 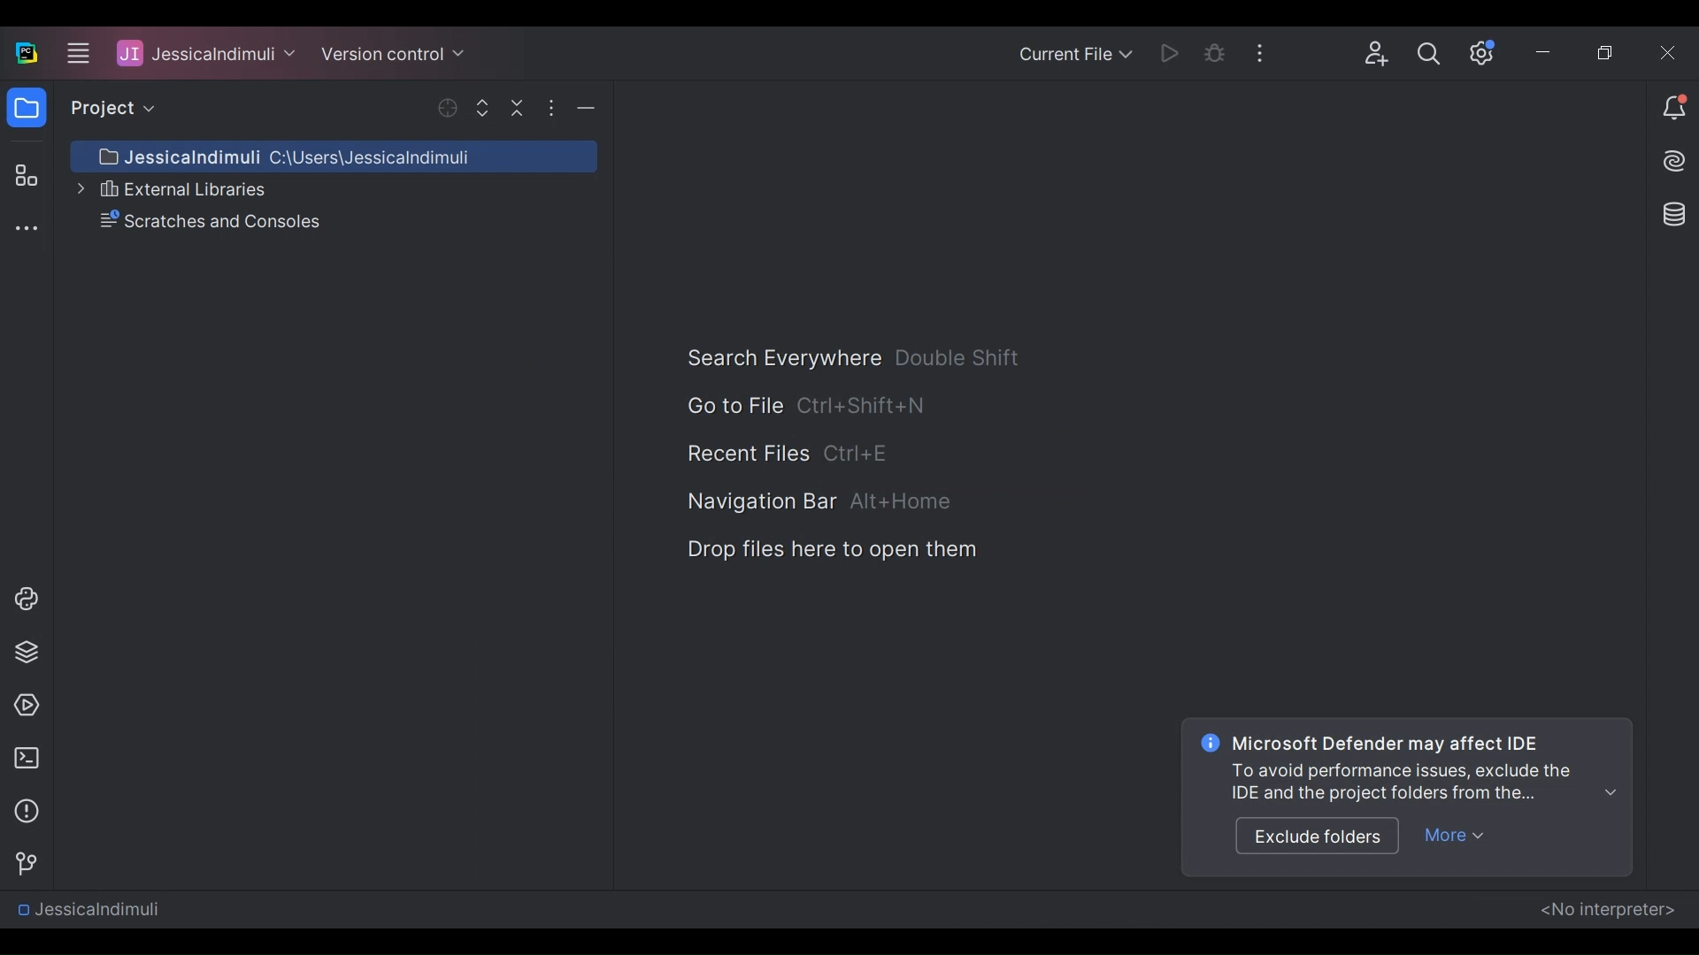 I want to click on Bug, so click(x=1214, y=55).